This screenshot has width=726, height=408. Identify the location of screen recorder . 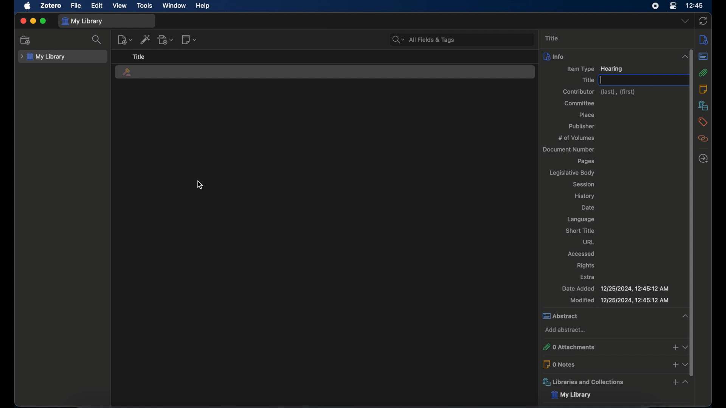
(654, 6).